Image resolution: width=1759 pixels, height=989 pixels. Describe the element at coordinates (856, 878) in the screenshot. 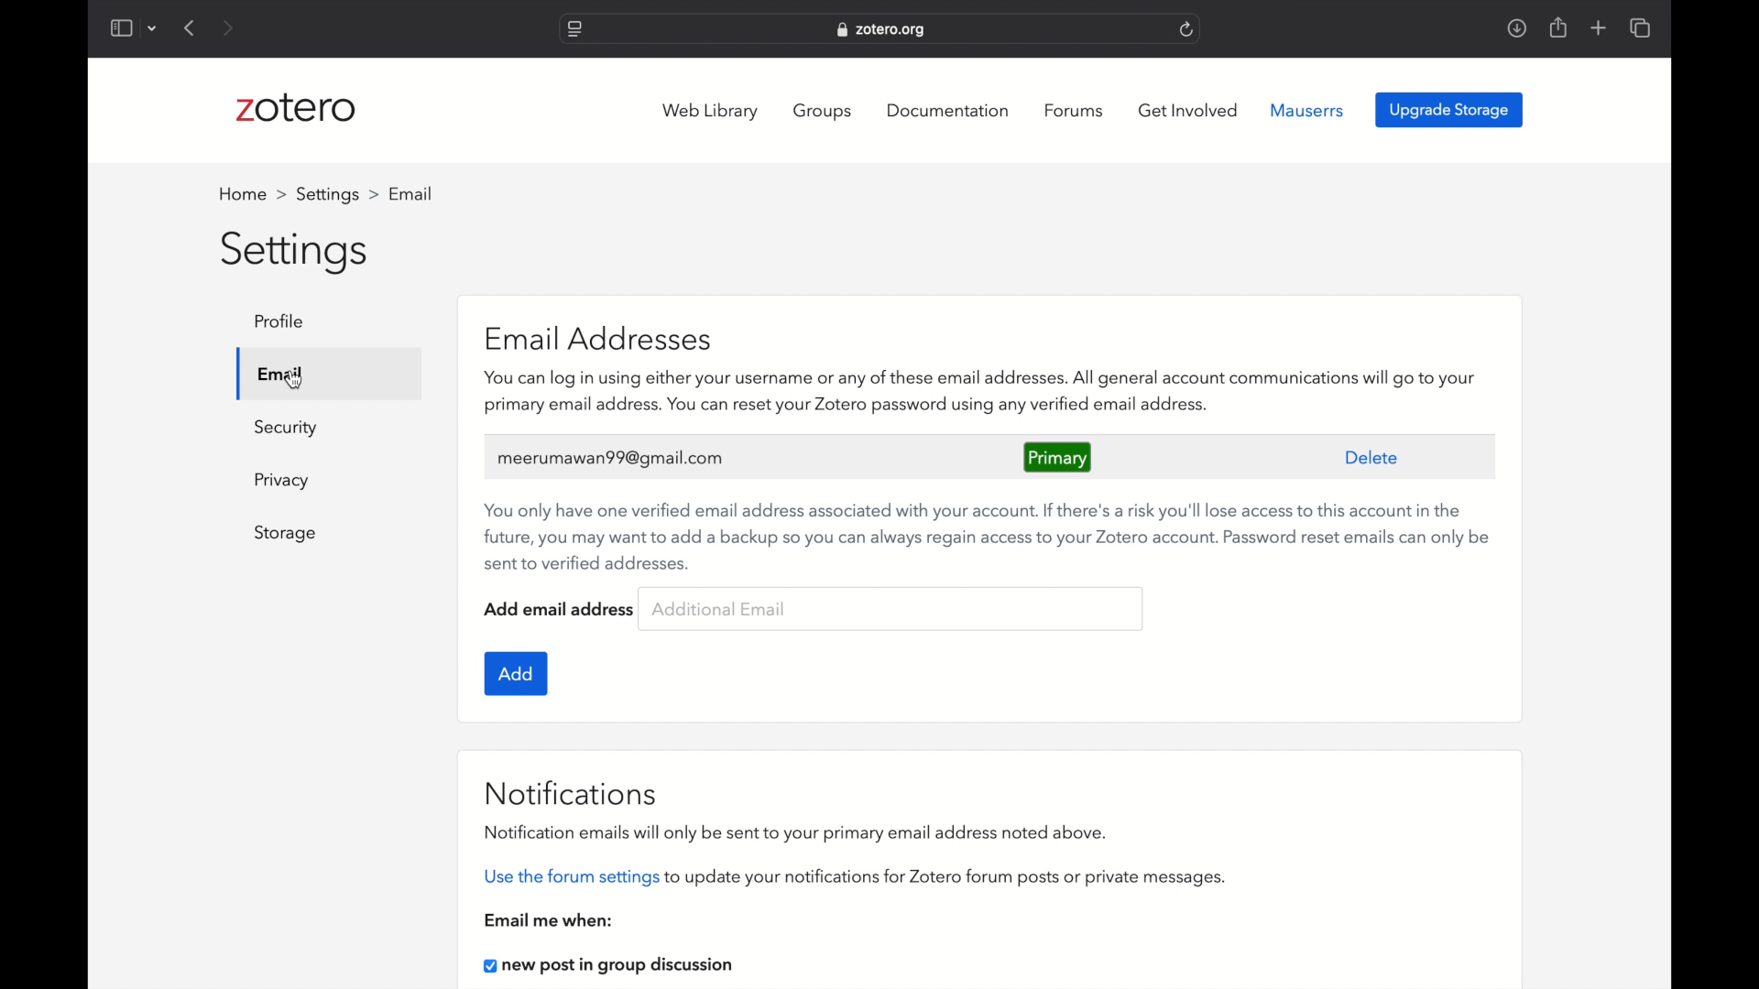

I see `use the forum settings to update your notifications for zotero forum posts or private messages` at that location.